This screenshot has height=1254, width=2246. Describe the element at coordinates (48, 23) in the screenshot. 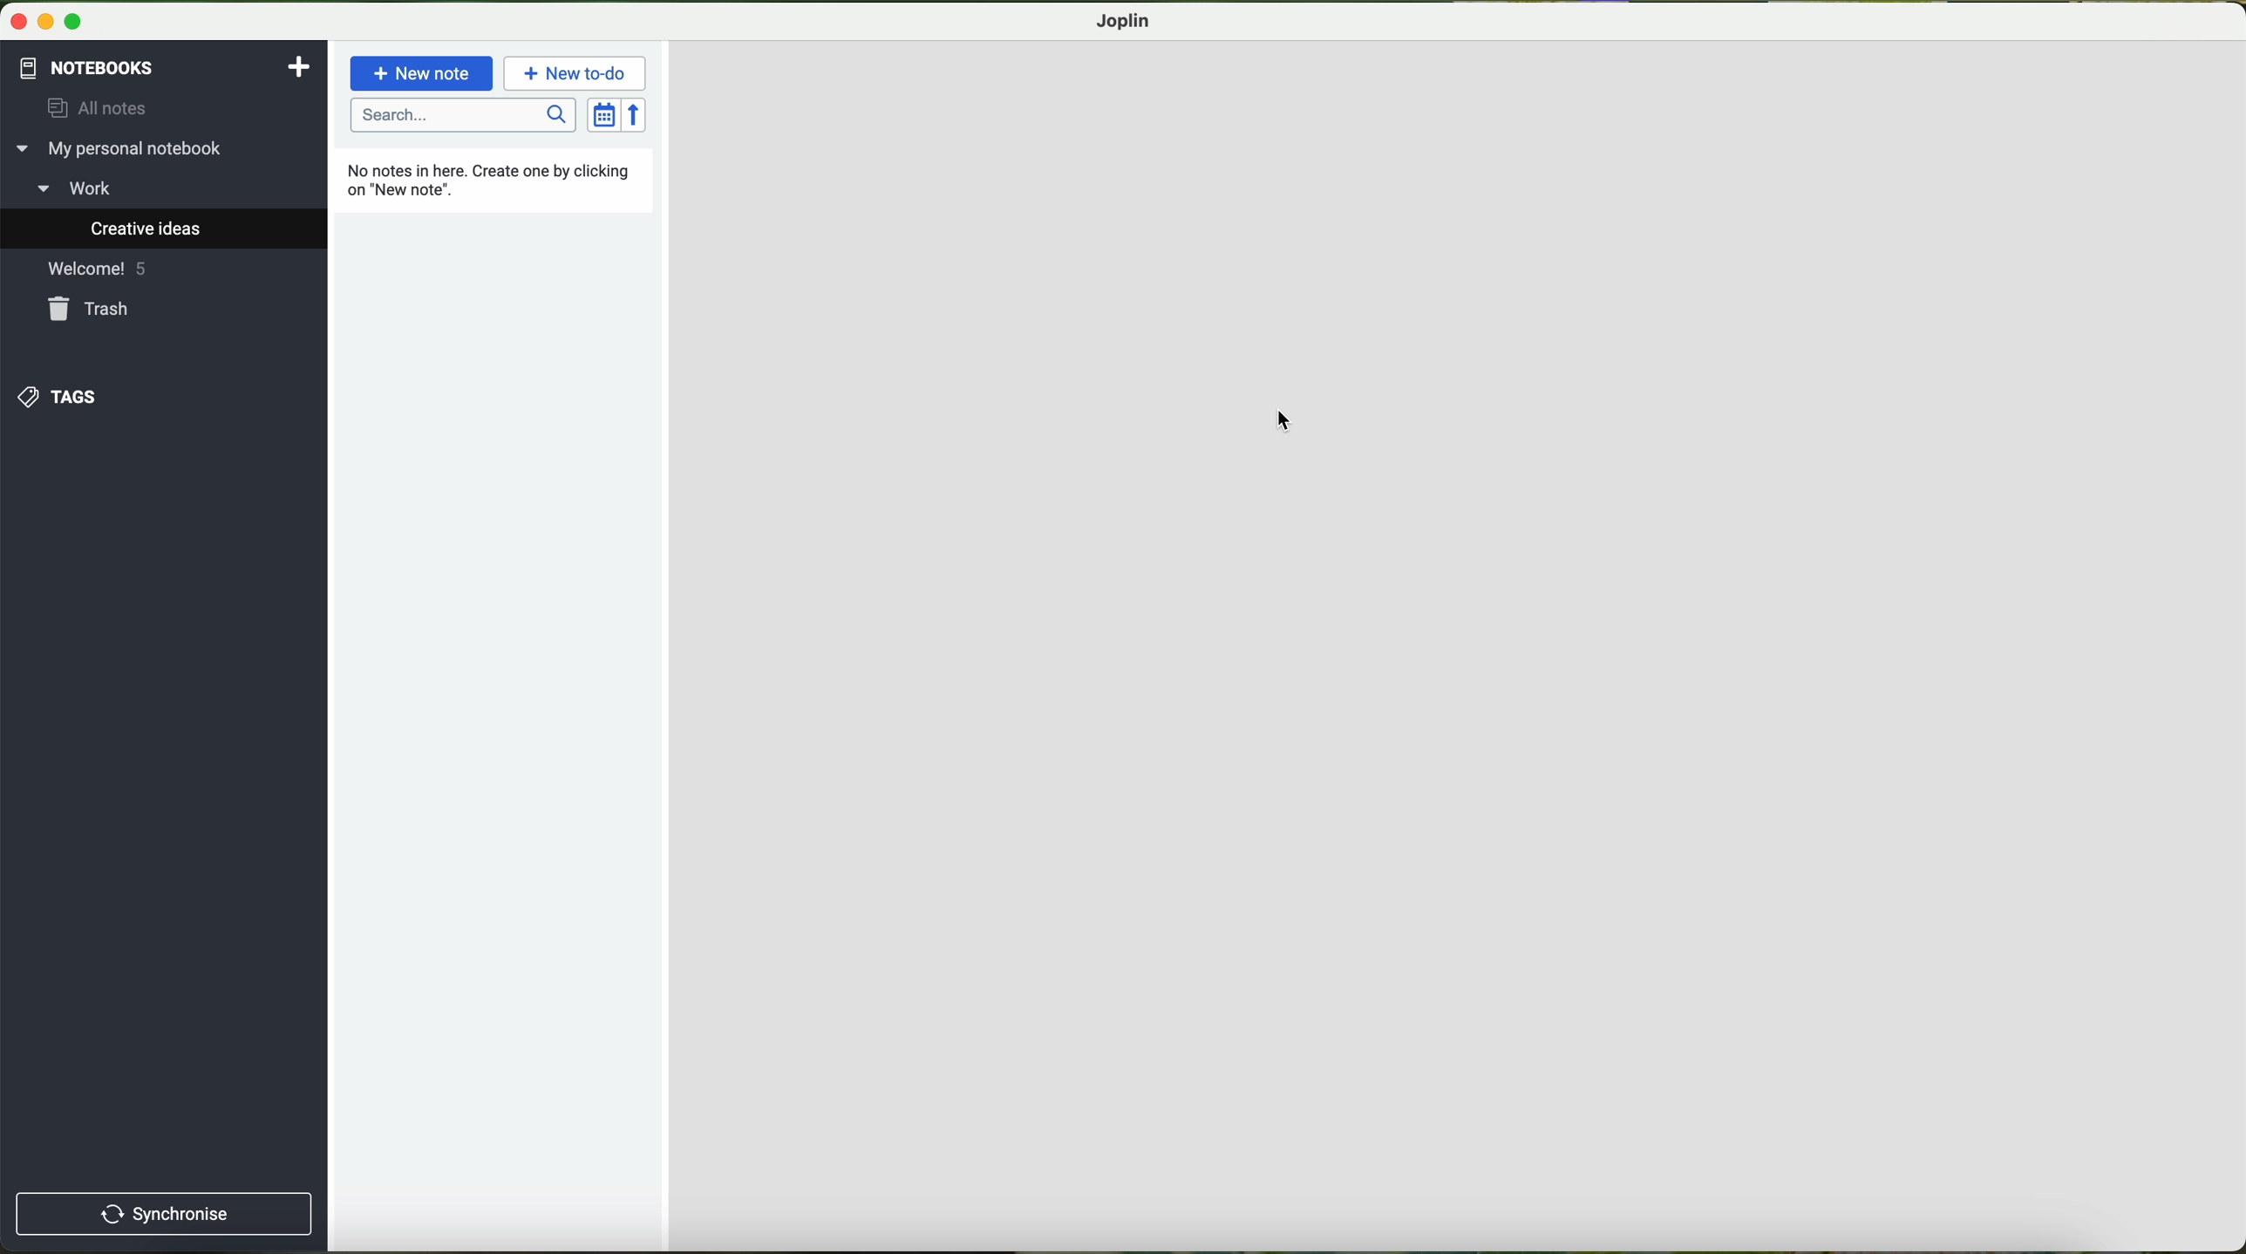

I see `minimize` at that location.